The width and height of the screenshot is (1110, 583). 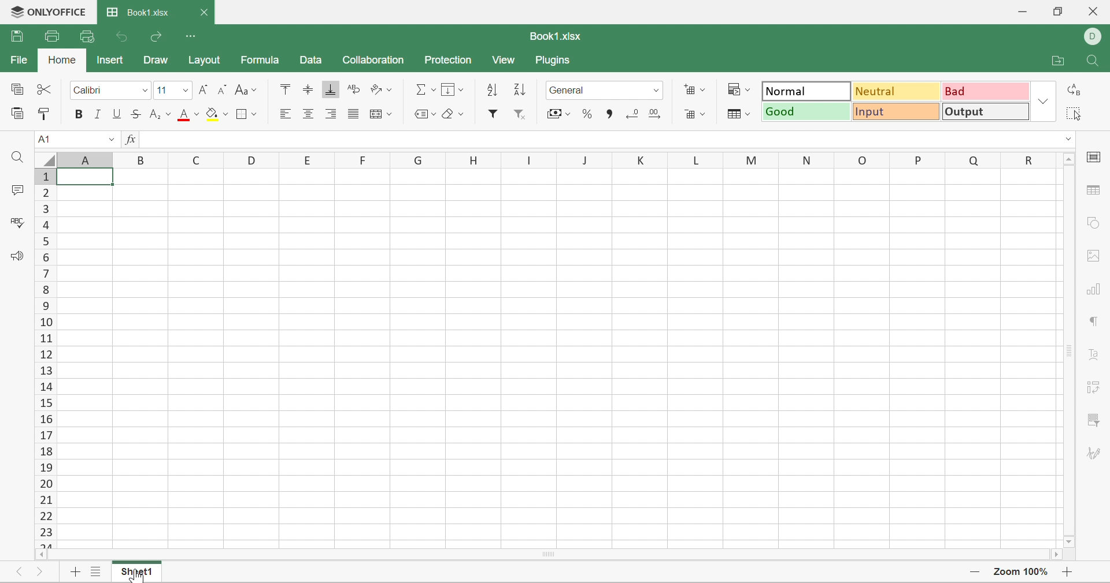 What do you see at coordinates (143, 159) in the screenshot?
I see `B` at bounding box center [143, 159].